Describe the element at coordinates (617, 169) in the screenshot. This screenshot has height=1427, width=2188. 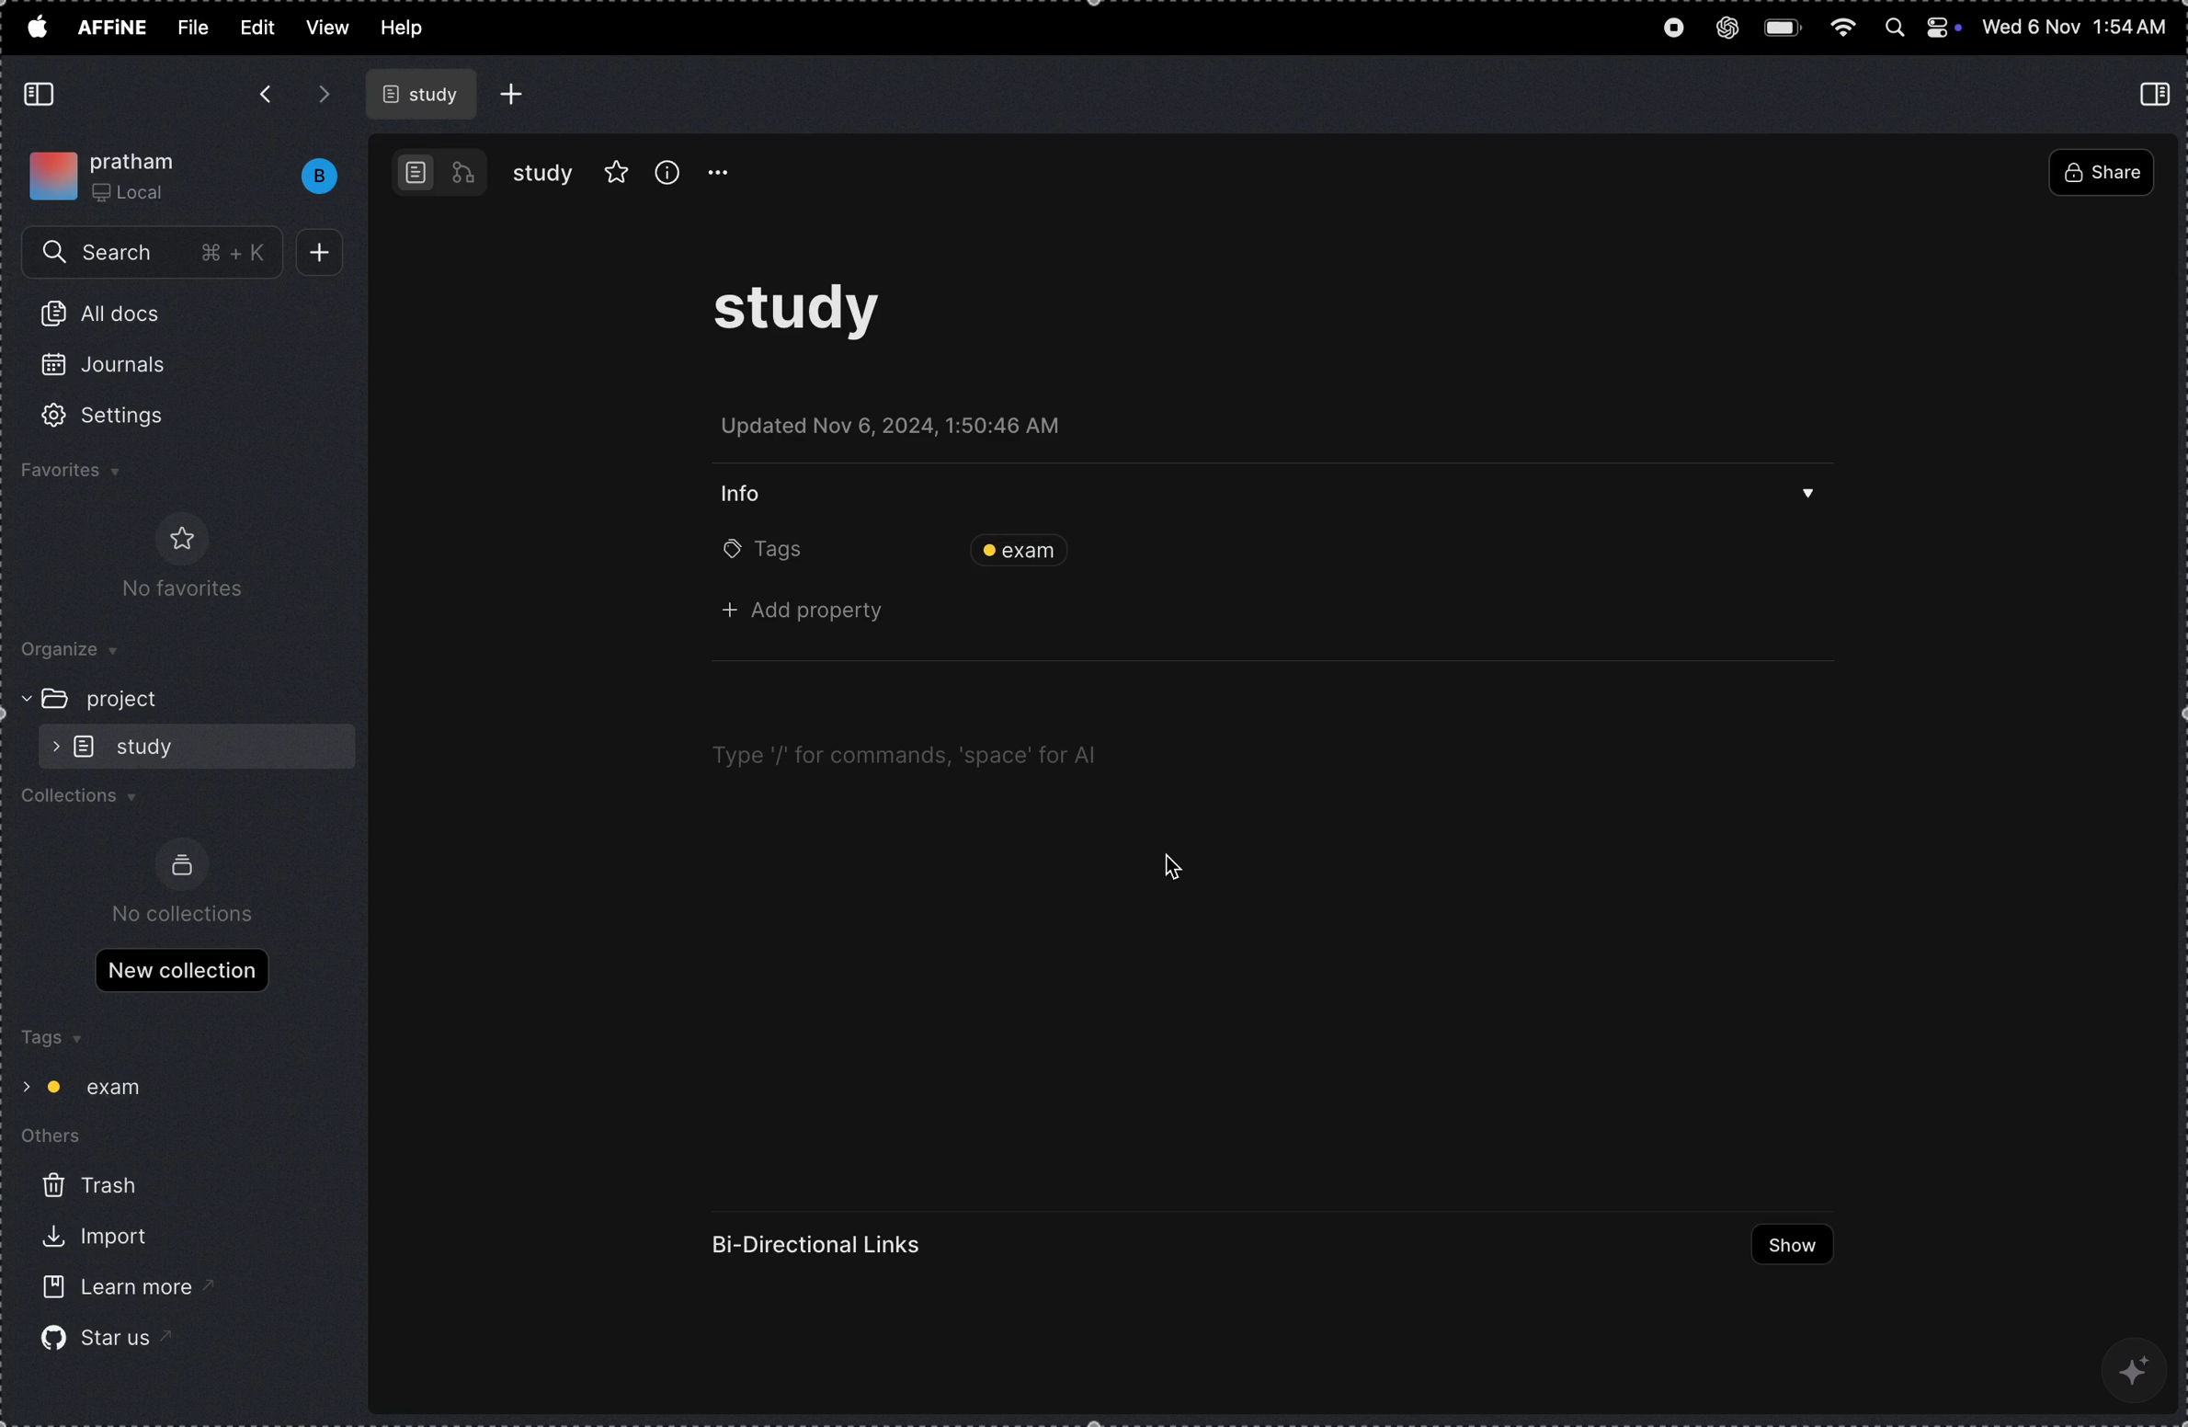
I see `favourites` at that location.